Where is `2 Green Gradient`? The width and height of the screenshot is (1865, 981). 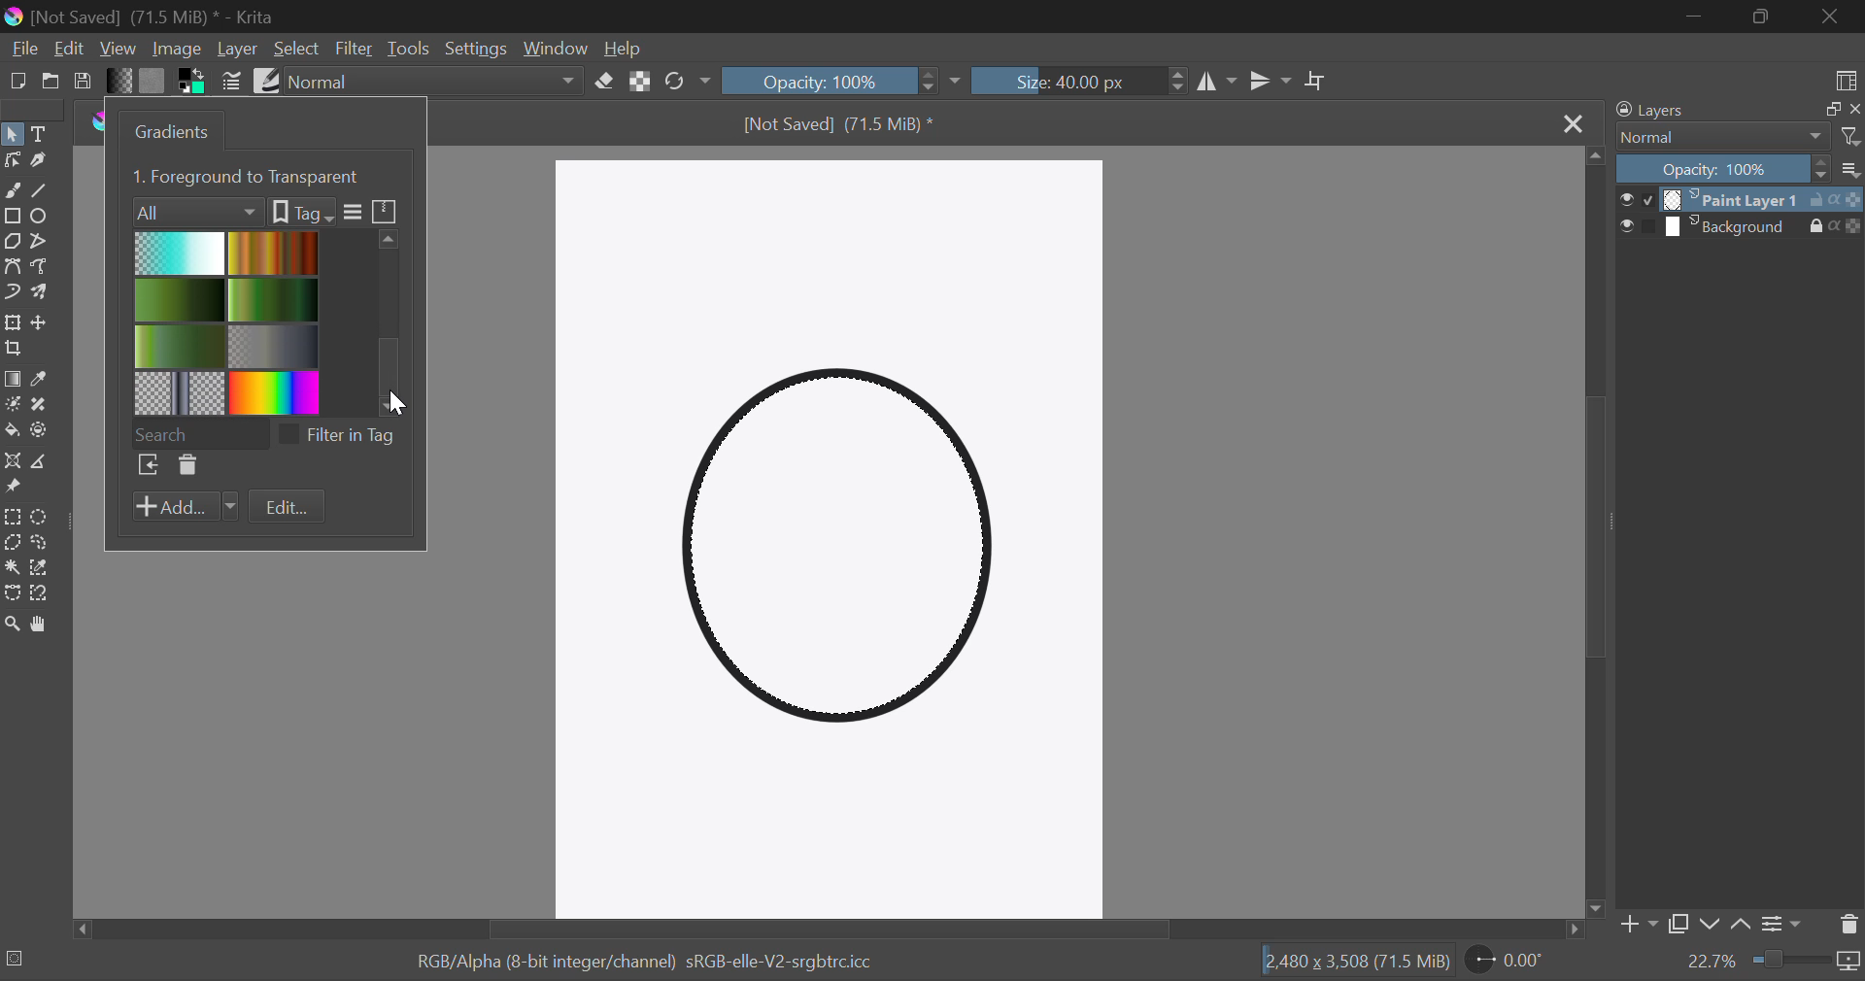 2 Green Gradient is located at coordinates (183, 302).